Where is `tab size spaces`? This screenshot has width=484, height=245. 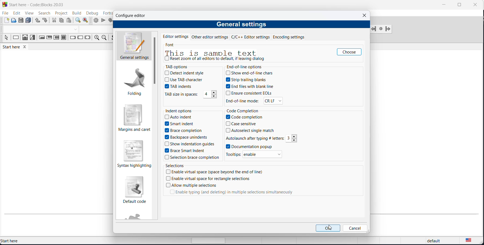
tab size spaces is located at coordinates (207, 95).